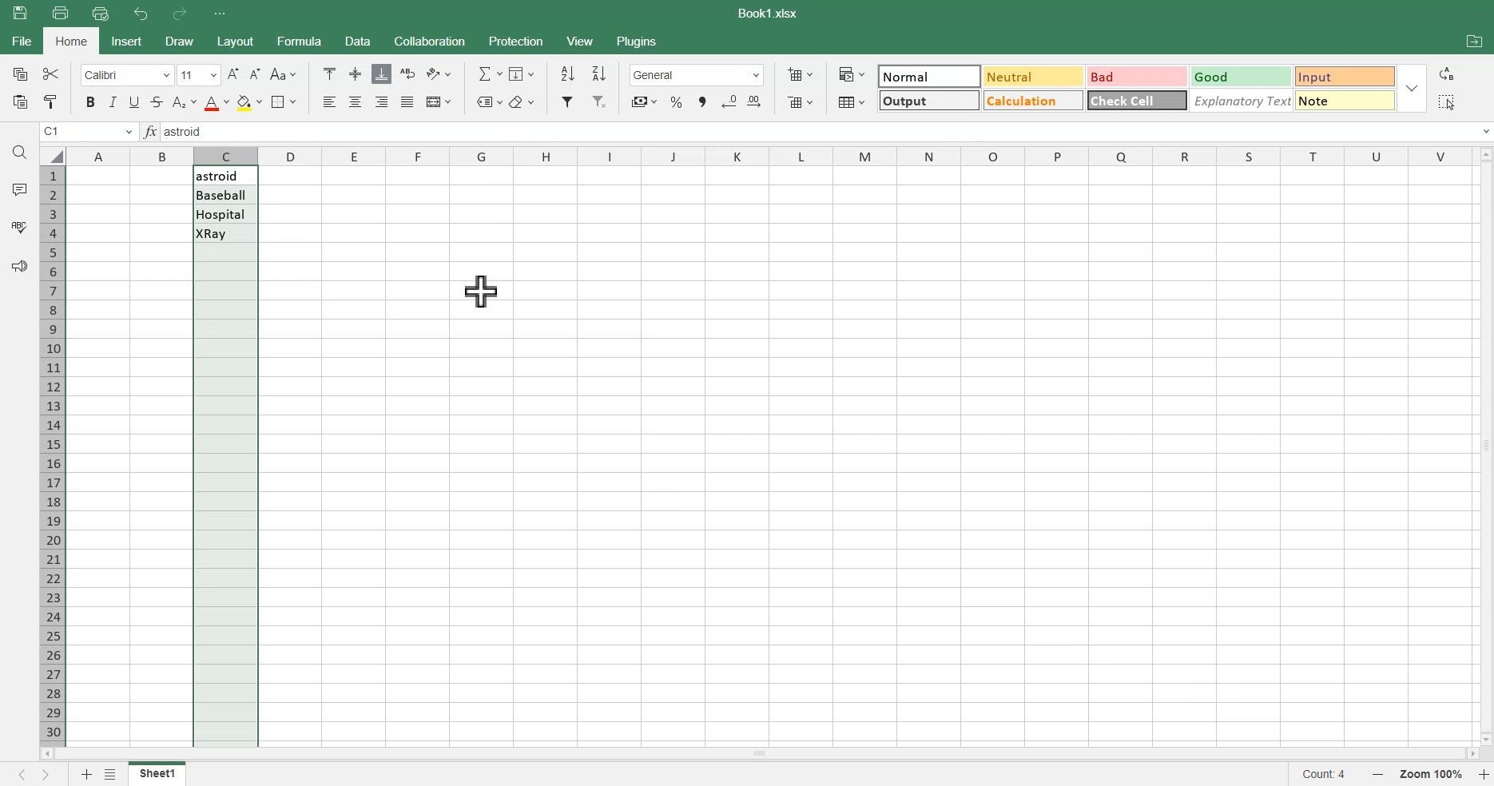 The image size is (1494, 786). What do you see at coordinates (125, 74) in the screenshot?
I see `Calibri (Change Font)` at bounding box center [125, 74].